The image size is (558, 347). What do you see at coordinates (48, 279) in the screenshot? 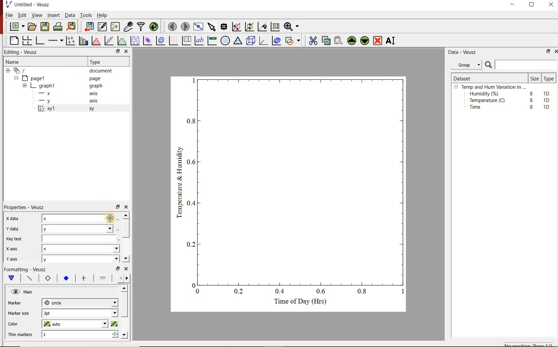
I see `marker border` at bounding box center [48, 279].